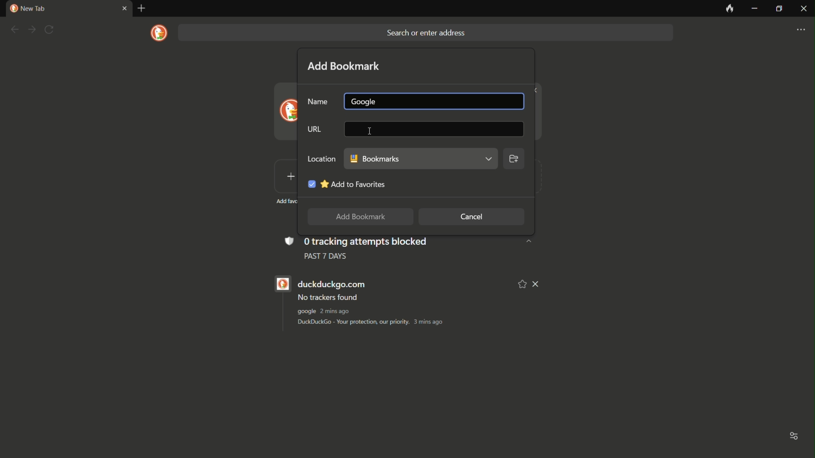  Describe the element at coordinates (14, 30) in the screenshot. I see `back` at that location.